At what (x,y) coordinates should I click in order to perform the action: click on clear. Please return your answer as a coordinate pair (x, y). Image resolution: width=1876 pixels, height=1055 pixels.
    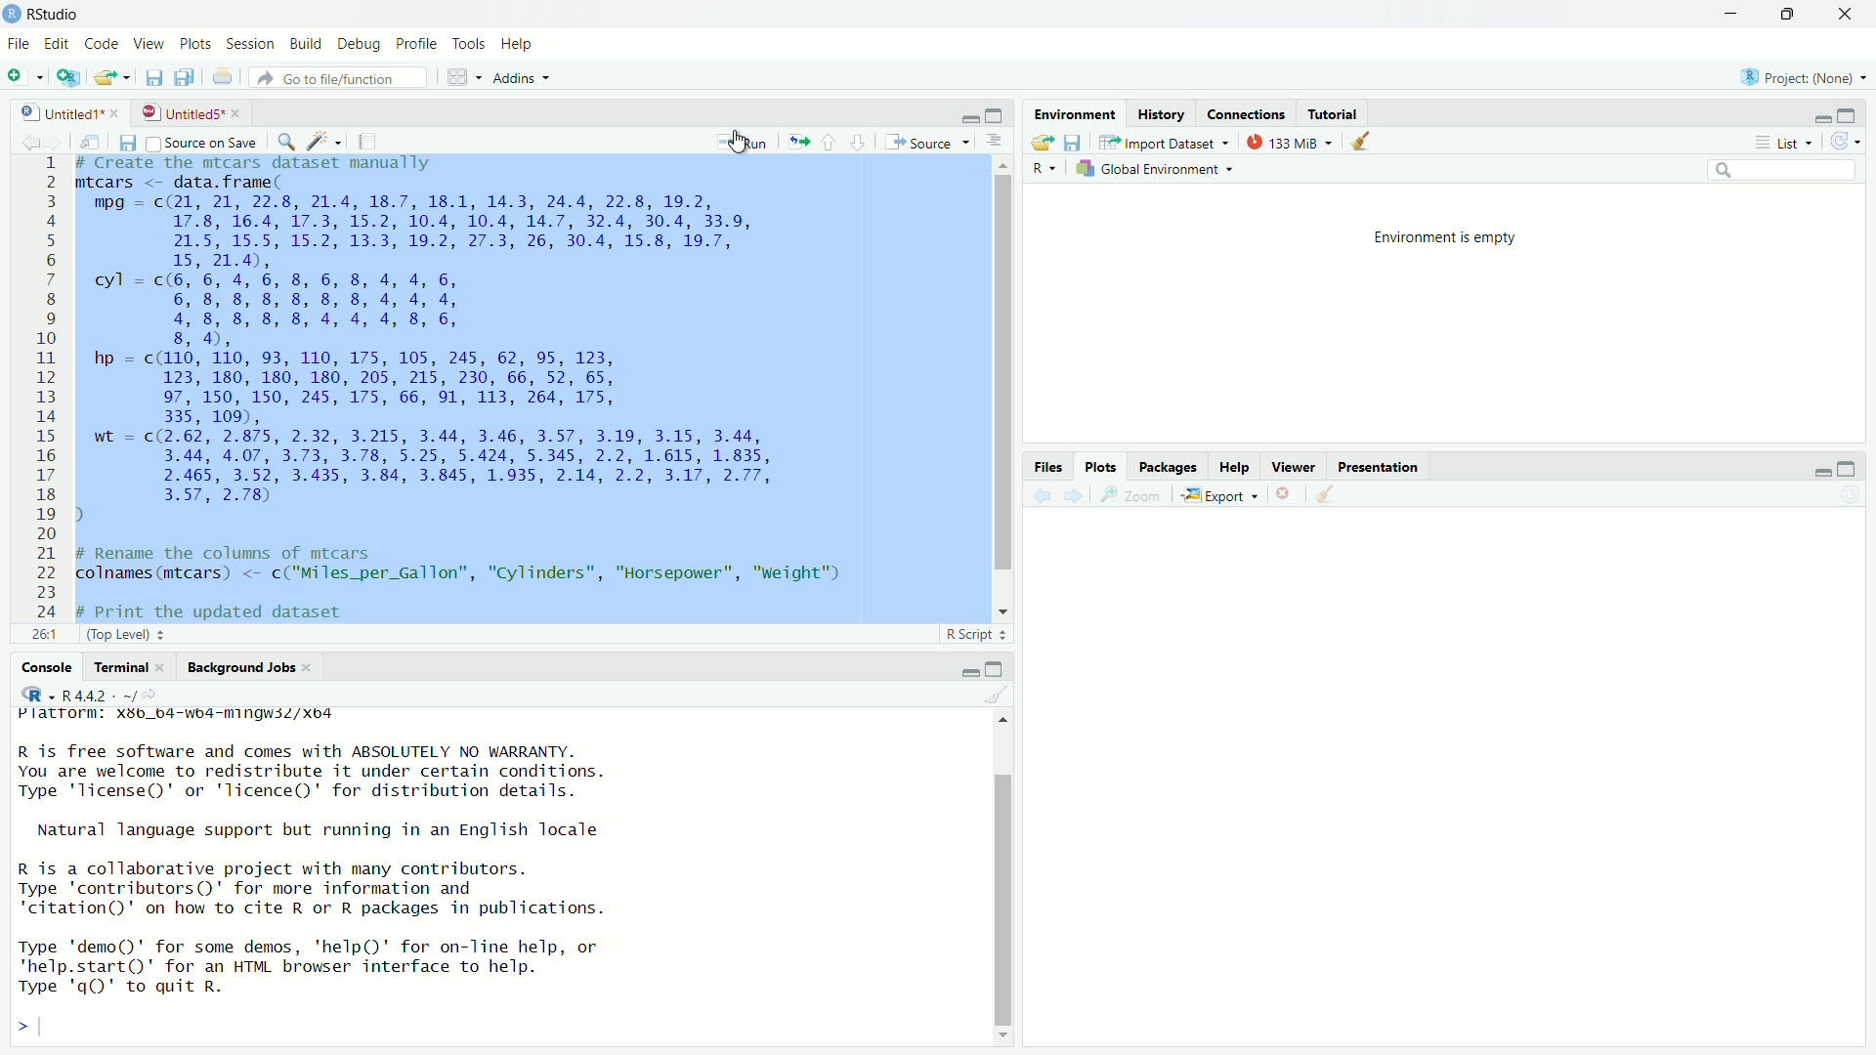
    Looking at the image, I should click on (1327, 498).